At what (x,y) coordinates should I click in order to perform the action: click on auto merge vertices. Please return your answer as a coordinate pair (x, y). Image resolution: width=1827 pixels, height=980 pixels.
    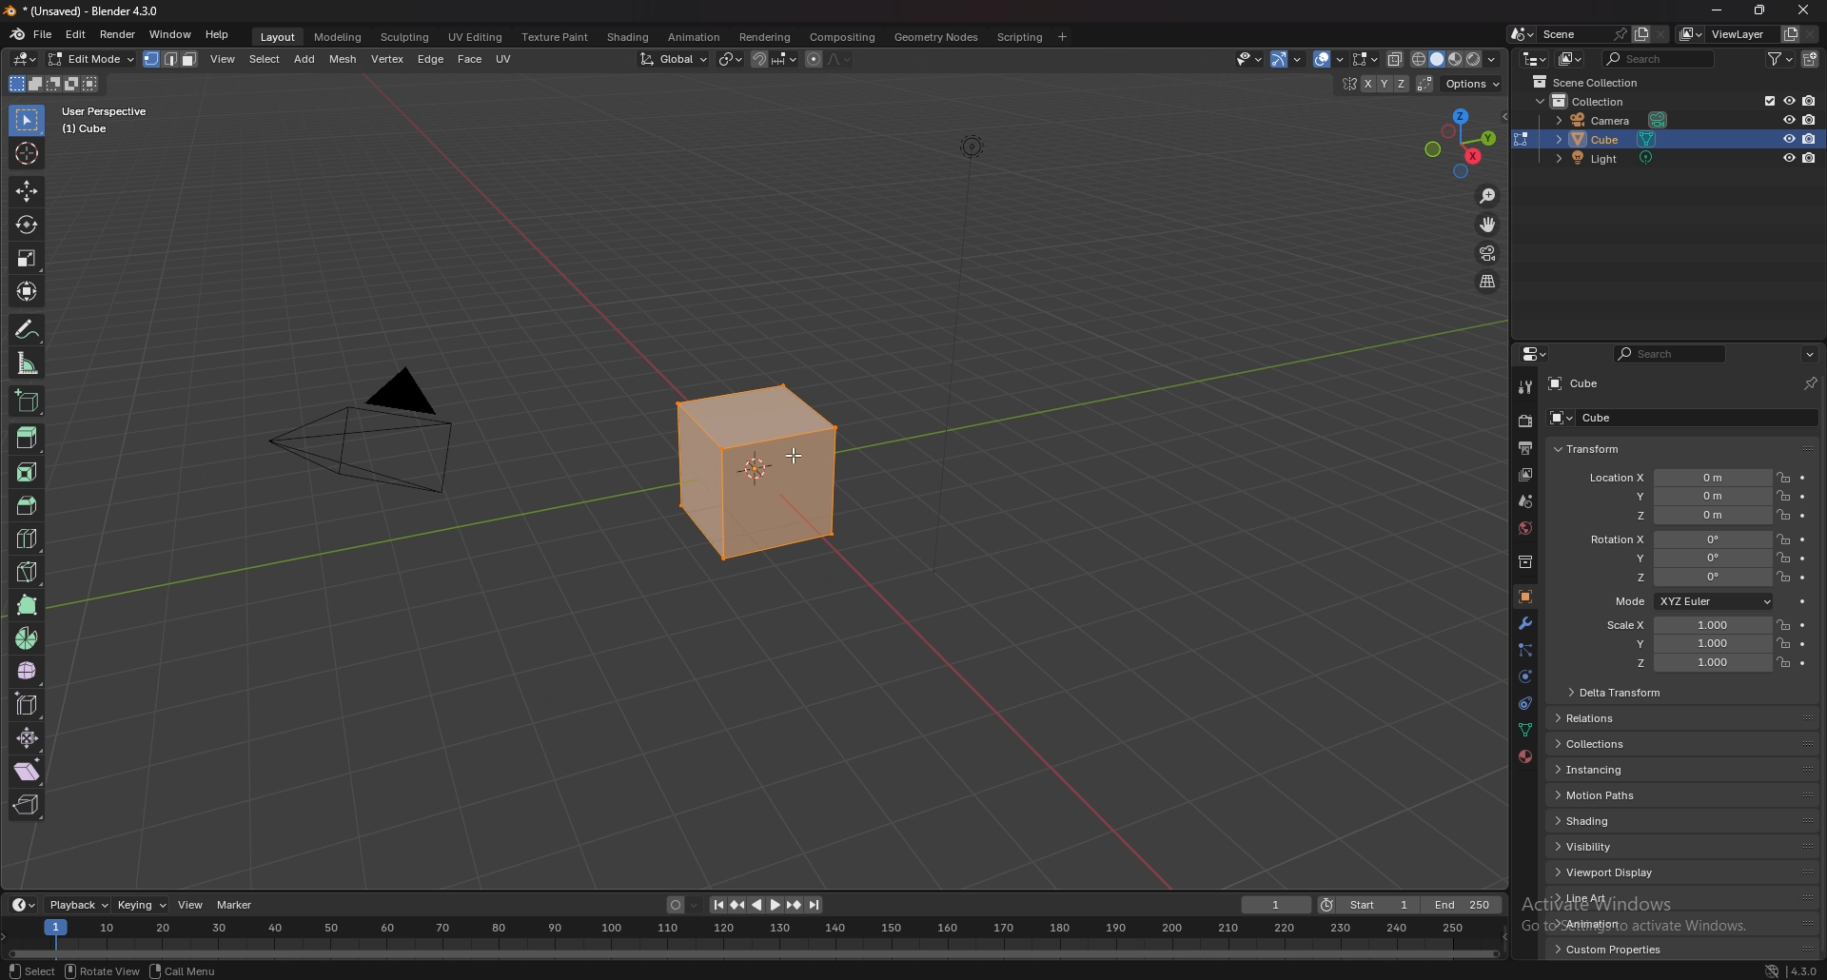
    Looking at the image, I should click on (1425, 85).